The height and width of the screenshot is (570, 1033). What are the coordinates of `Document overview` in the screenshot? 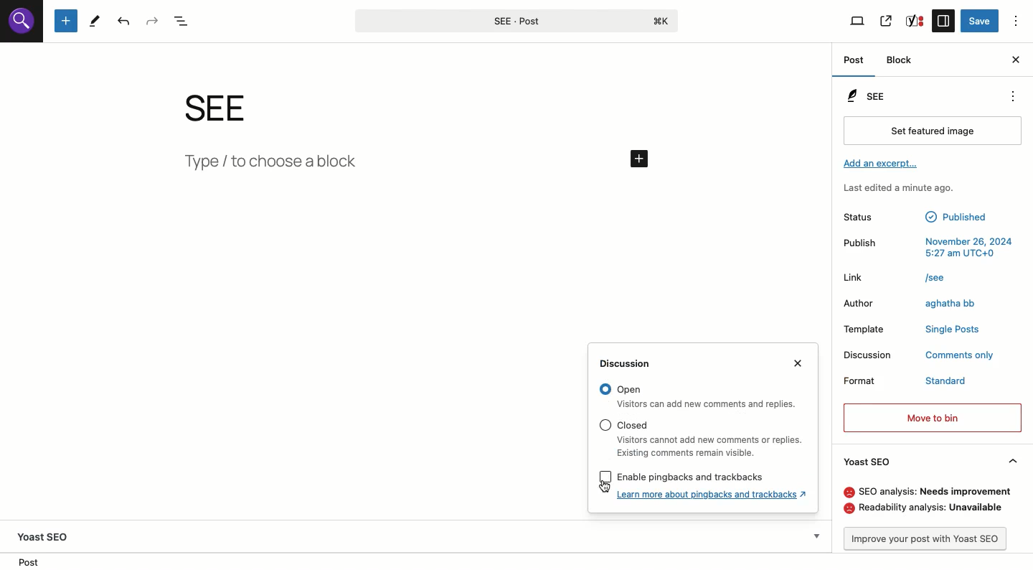 It's located at (184, 20).